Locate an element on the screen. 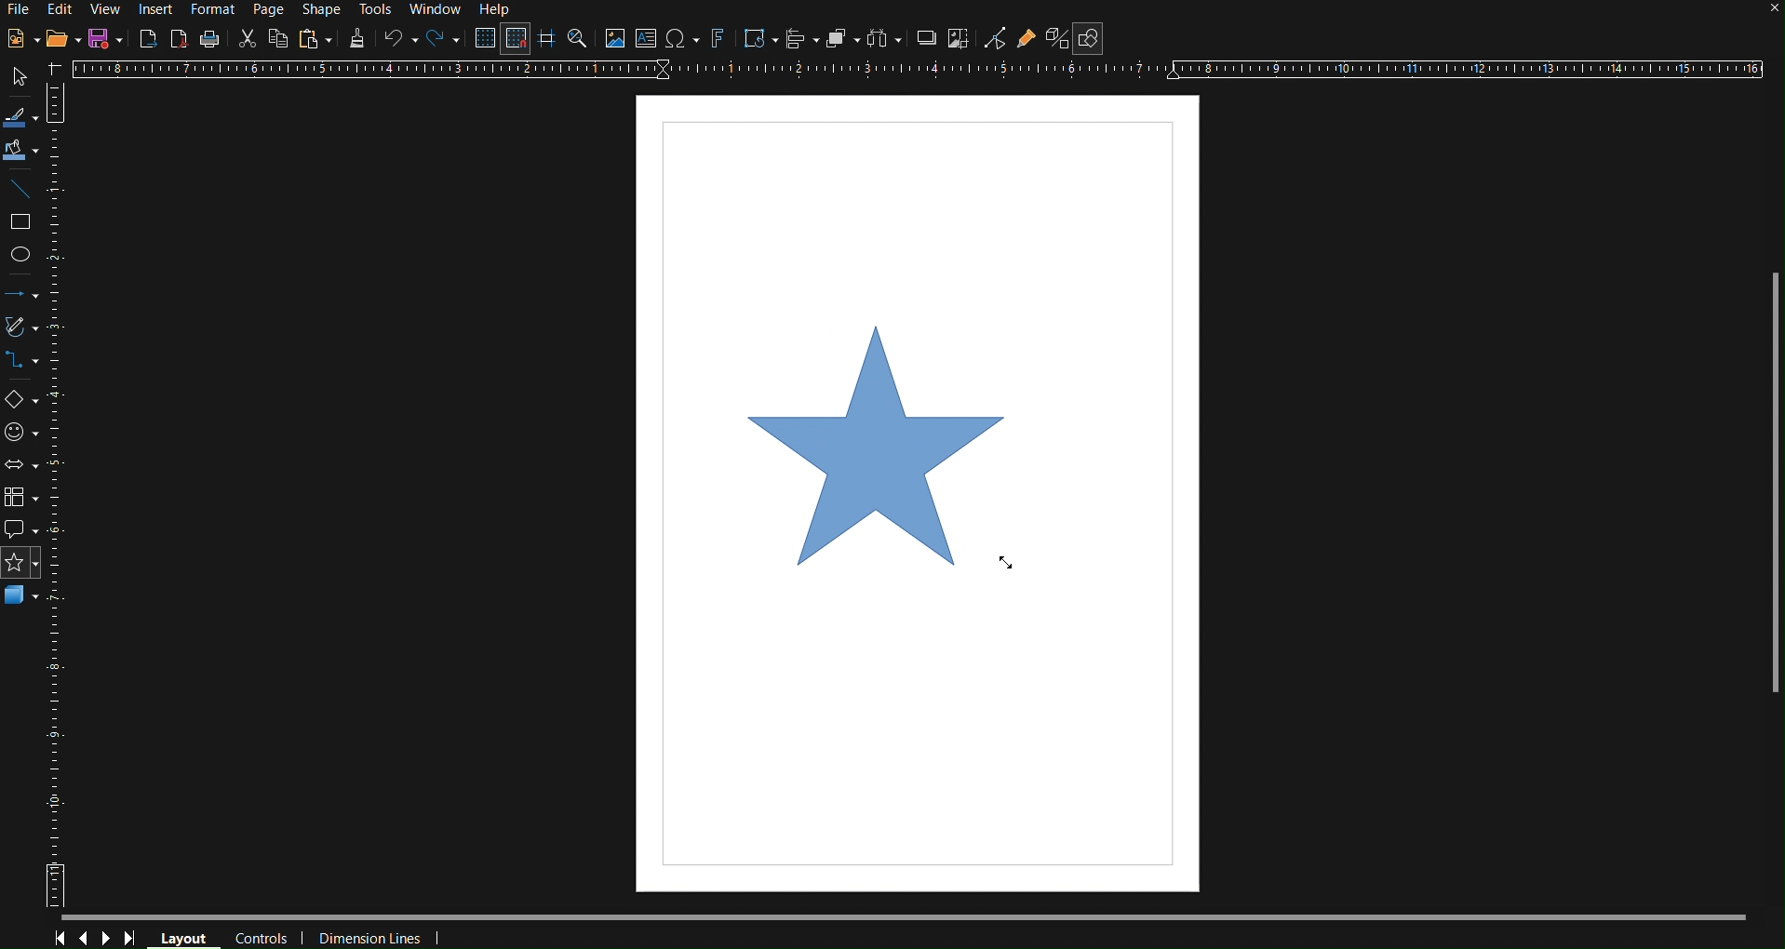 The image size is (1785, 949). Insert Image is located at coordinates (615, 41).